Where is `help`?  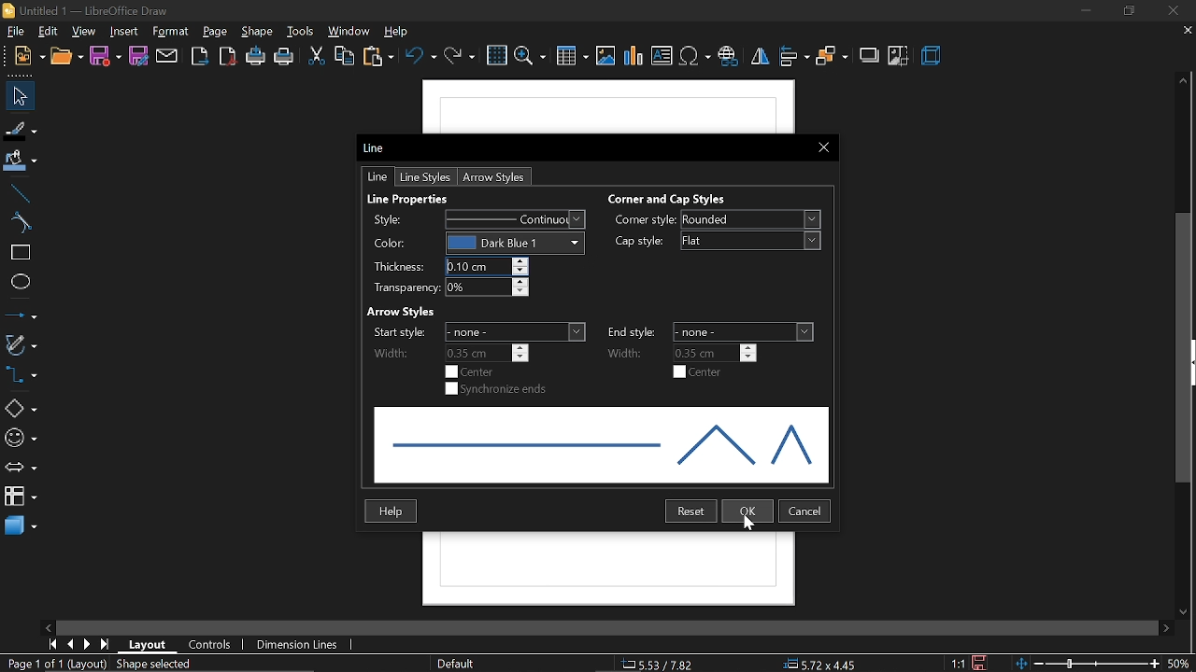
help is located at coordinates (393, 511).